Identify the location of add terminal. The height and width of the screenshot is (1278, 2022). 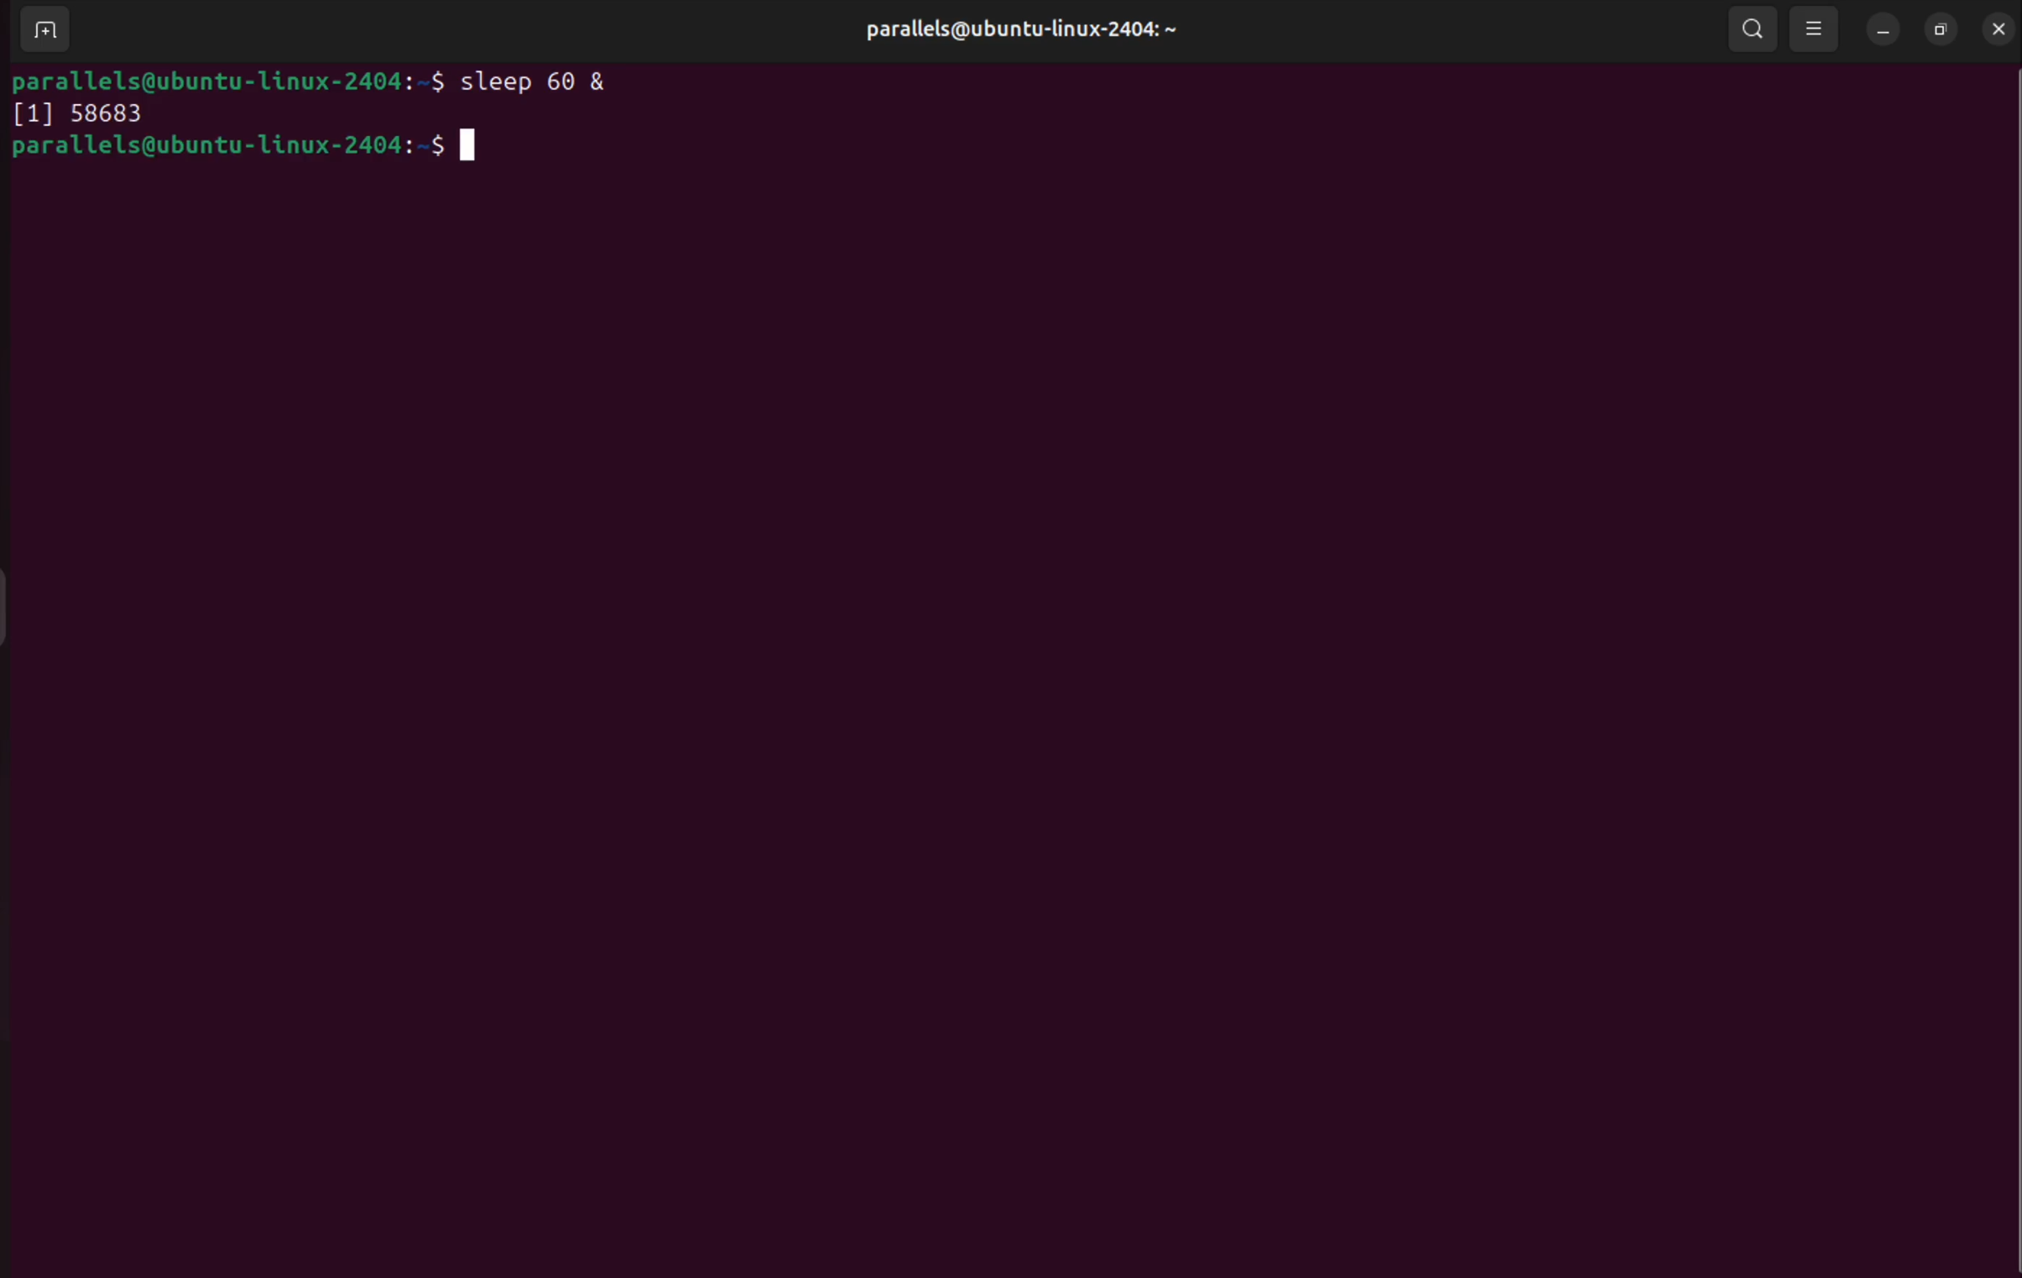
(41, 32).